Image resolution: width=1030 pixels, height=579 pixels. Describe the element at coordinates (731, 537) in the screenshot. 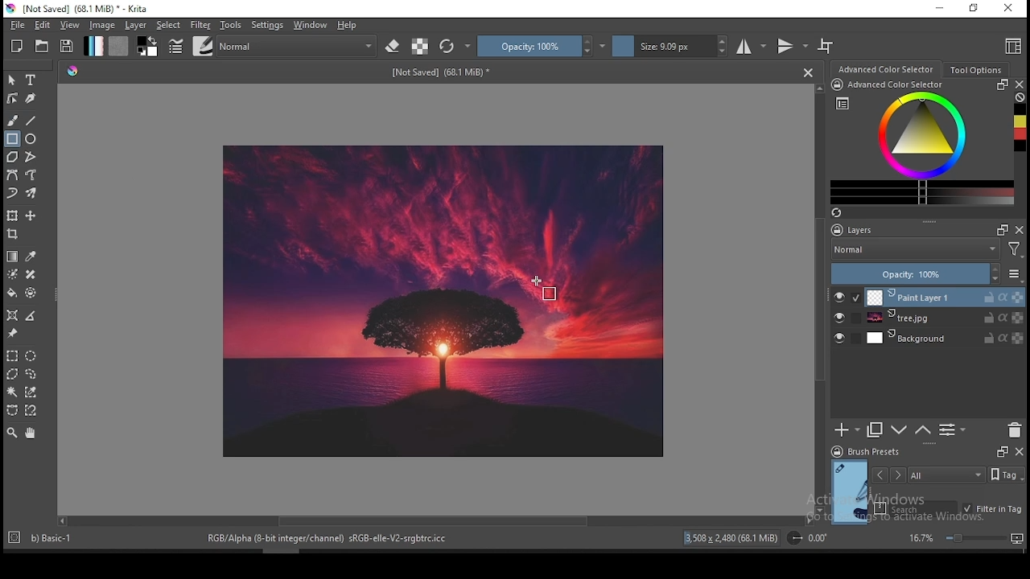

I see `13,508 x 2,480 (68.1 MiB)` at that location.